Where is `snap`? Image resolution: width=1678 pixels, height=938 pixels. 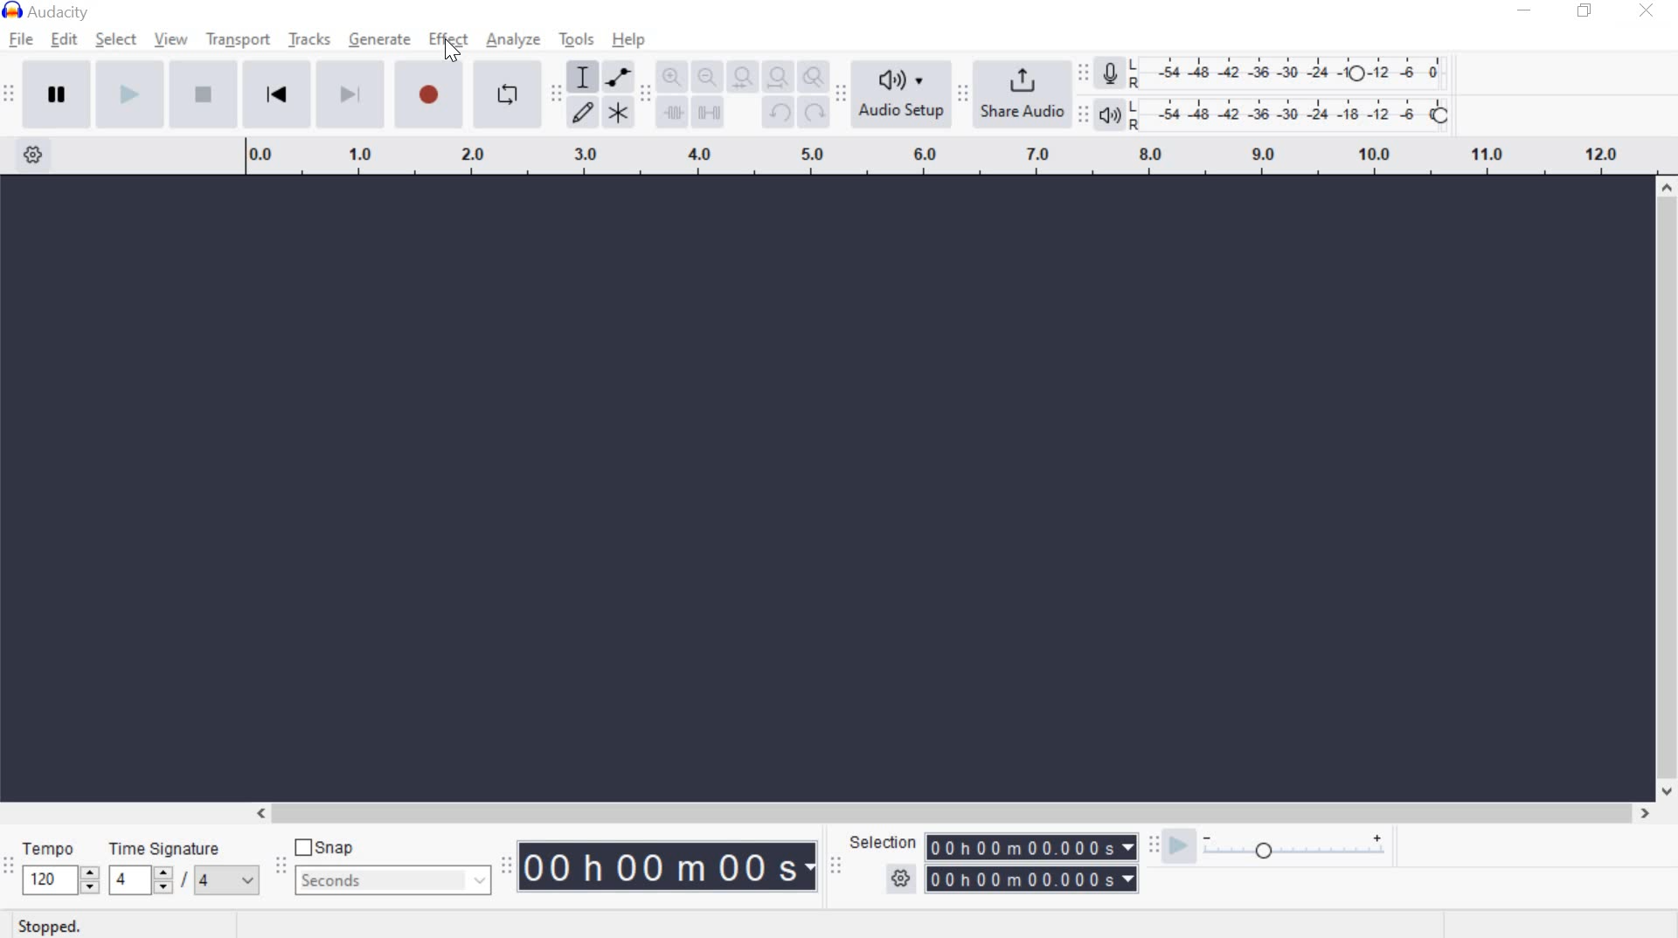 snap is located at coordinates (329, 846).